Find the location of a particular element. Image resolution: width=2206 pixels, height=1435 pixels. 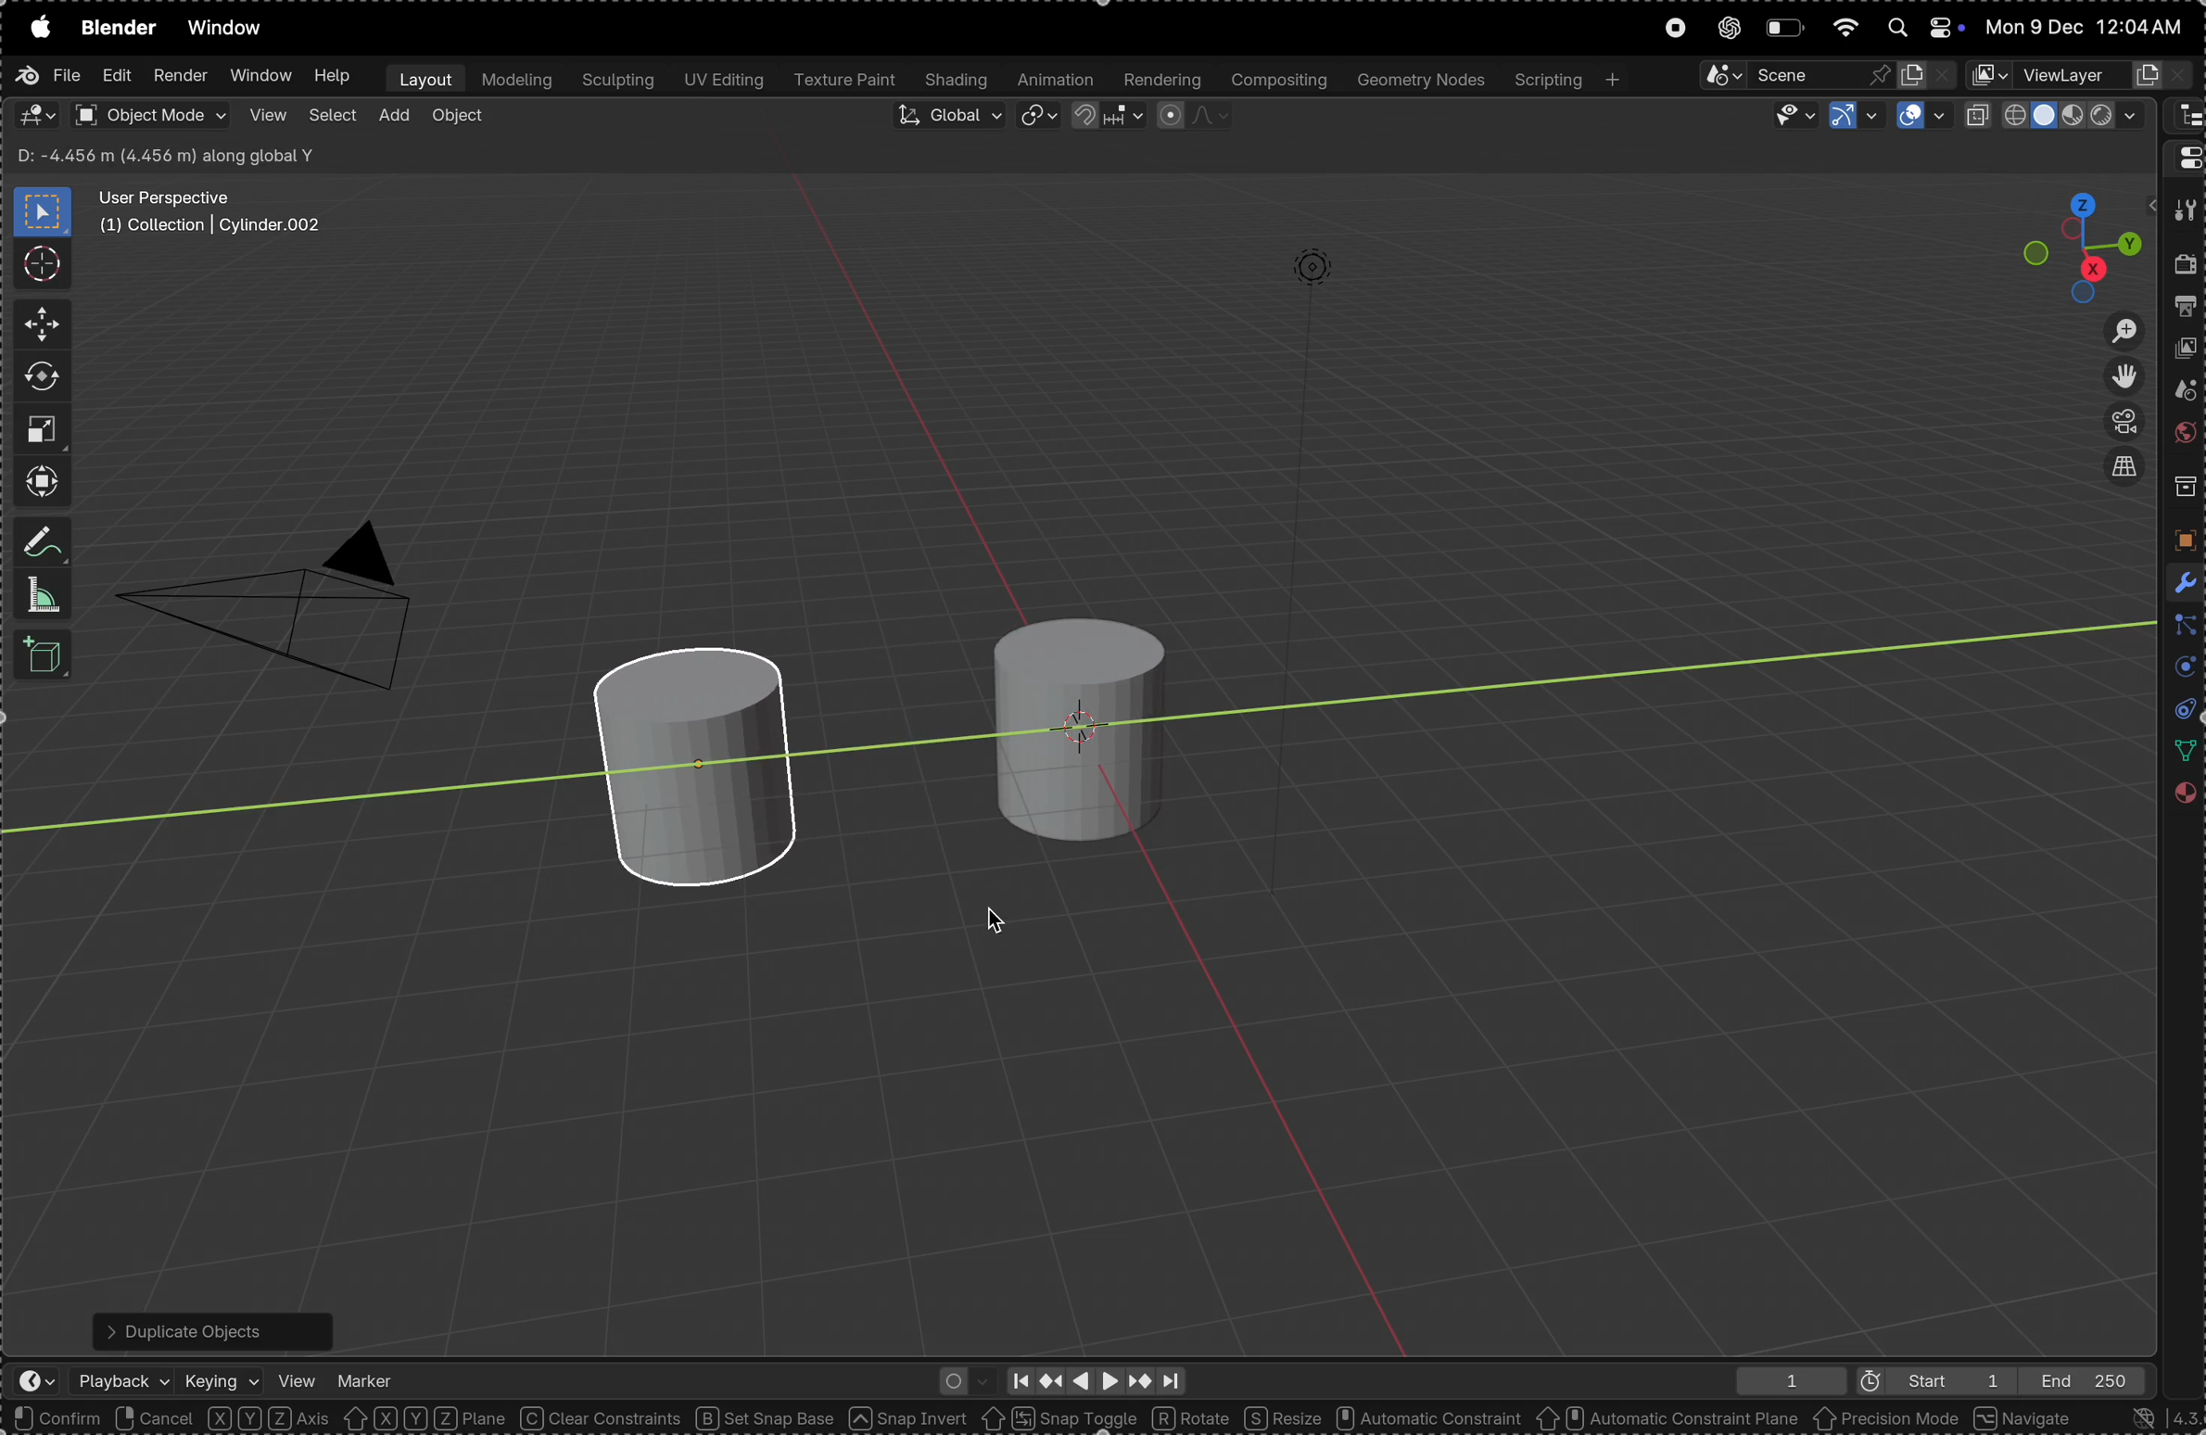

keying is located at coordinates (222, 1376).